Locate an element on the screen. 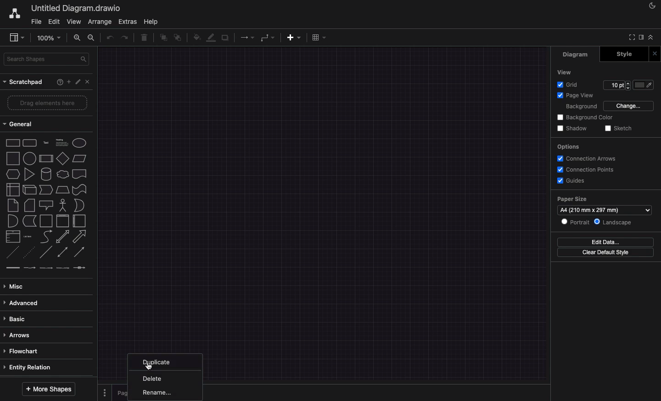 The width and height of the screenshot is (661, 401). general is located at coordinates (18, 124).